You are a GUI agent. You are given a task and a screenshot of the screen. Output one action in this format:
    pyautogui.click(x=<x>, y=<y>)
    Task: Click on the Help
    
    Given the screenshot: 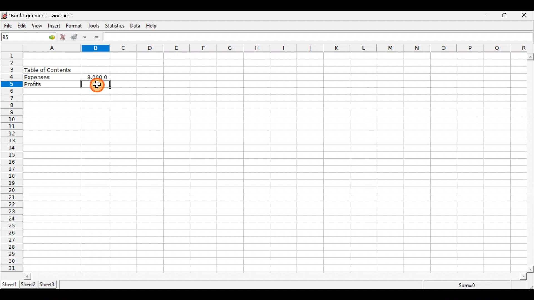 What is the action you would take?
    pyautogui.click(x=154, y=26)
    